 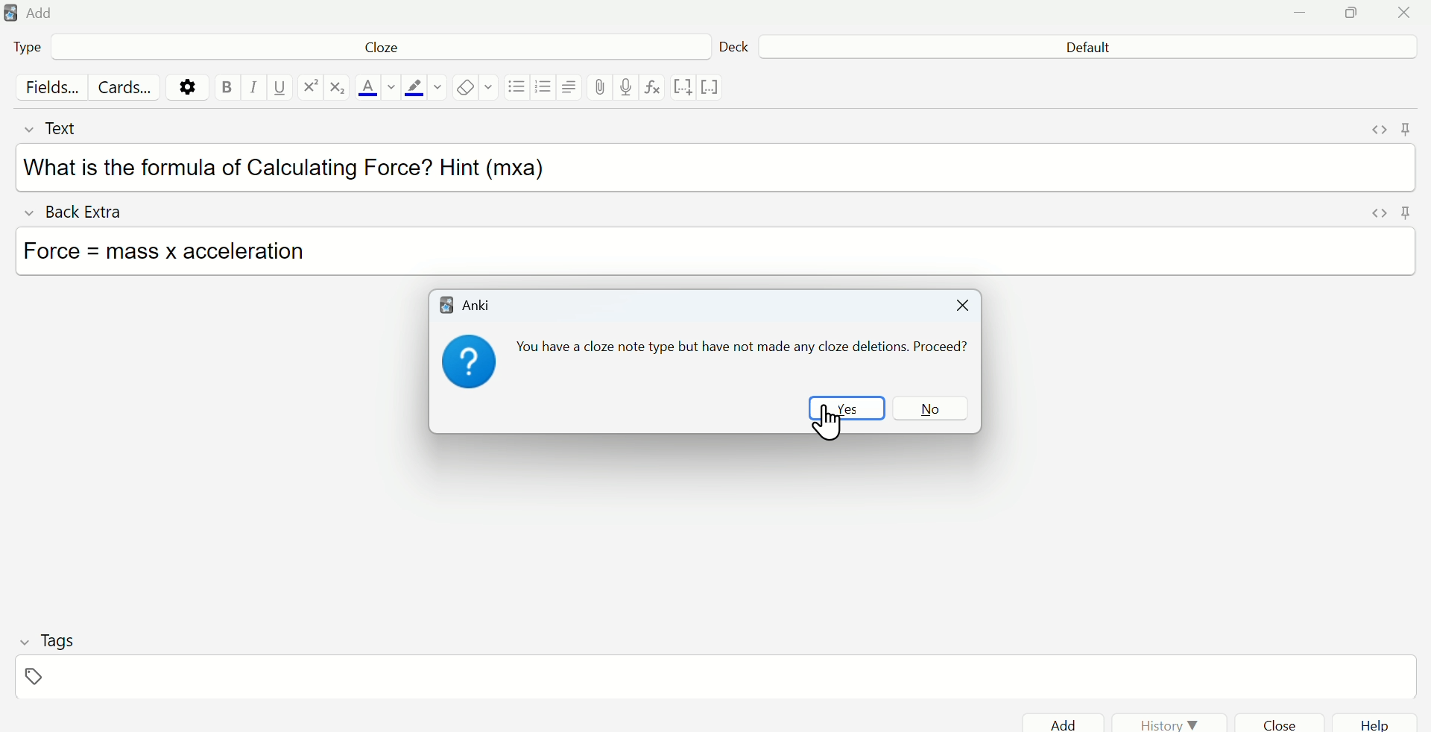 I want to click on Minimize, so click(x=1308, y=16).